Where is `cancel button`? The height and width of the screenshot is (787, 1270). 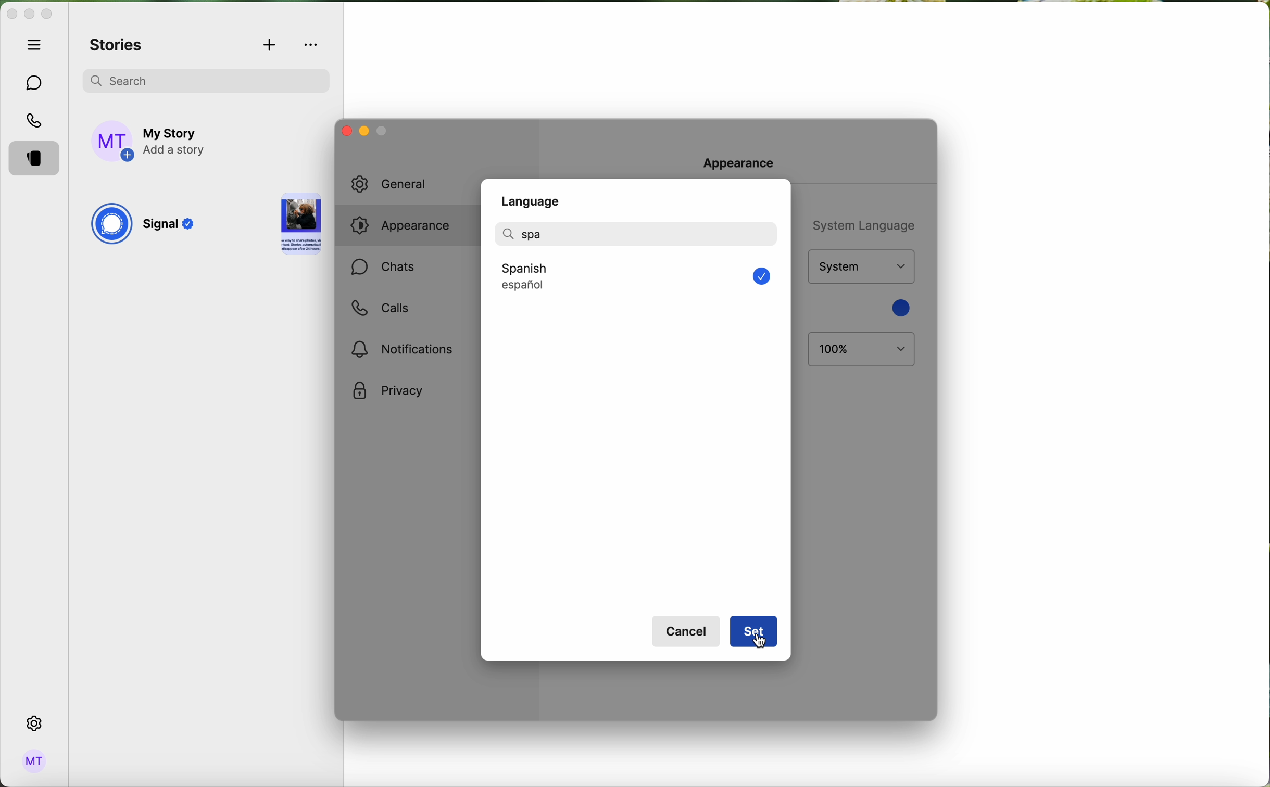
cancel button is located at coordinates (688, 632).